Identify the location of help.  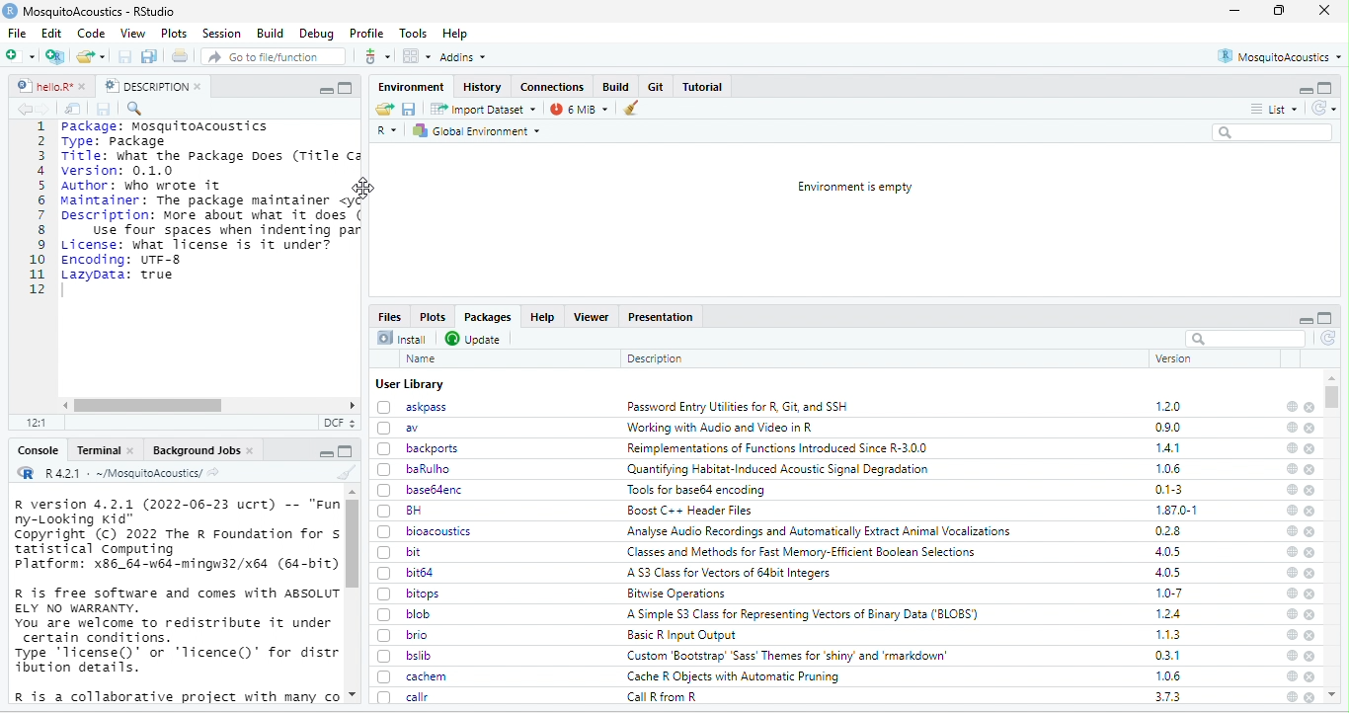
(1291, 656).